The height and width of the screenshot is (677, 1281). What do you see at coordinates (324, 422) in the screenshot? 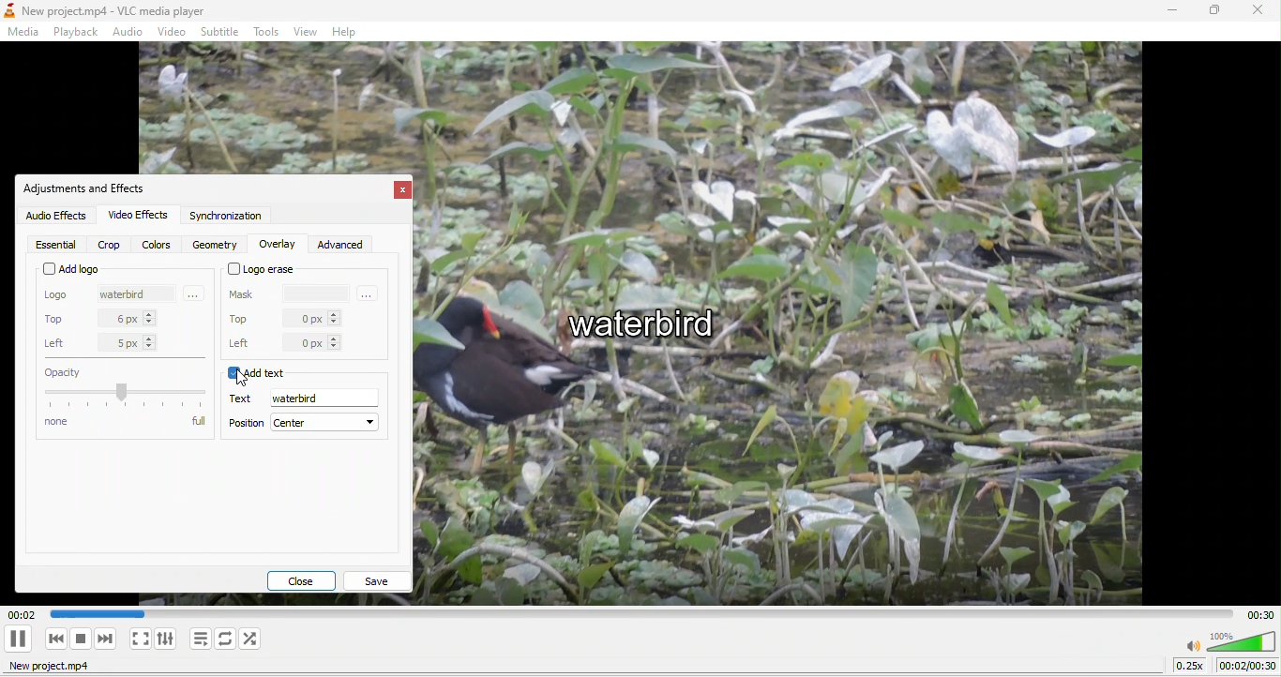
I see `center` at bounding box center [324, 422].